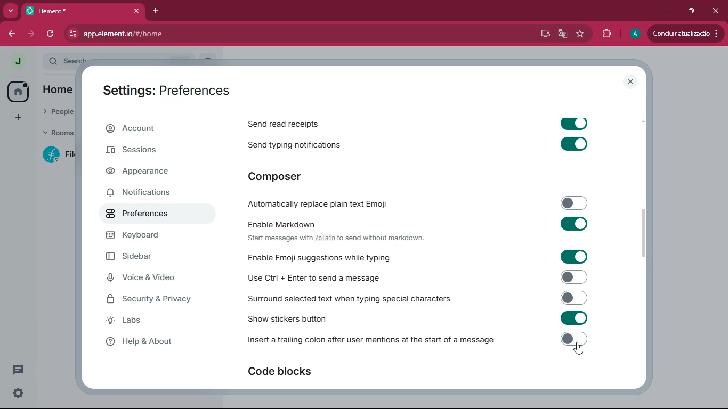  I want to click on : Insert a trailing colon after user mentions at the start of a message, so click(416, 341).